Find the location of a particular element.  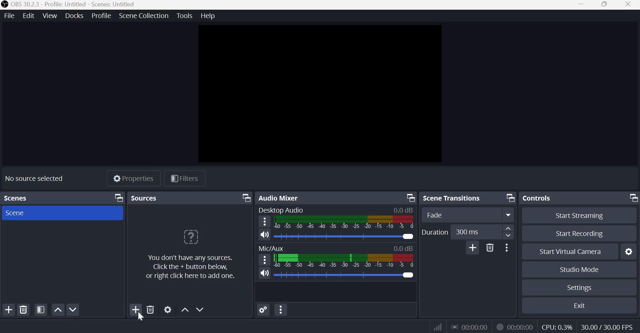

Hamburger menu is located at coordinates (265, 259).